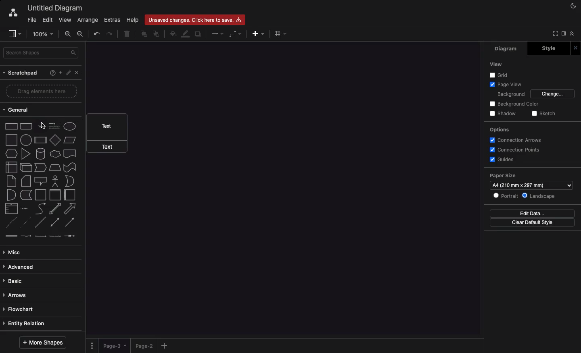 The width and height of the screenshot is (581, 353). I want to click on Edit, so click(47, 20).